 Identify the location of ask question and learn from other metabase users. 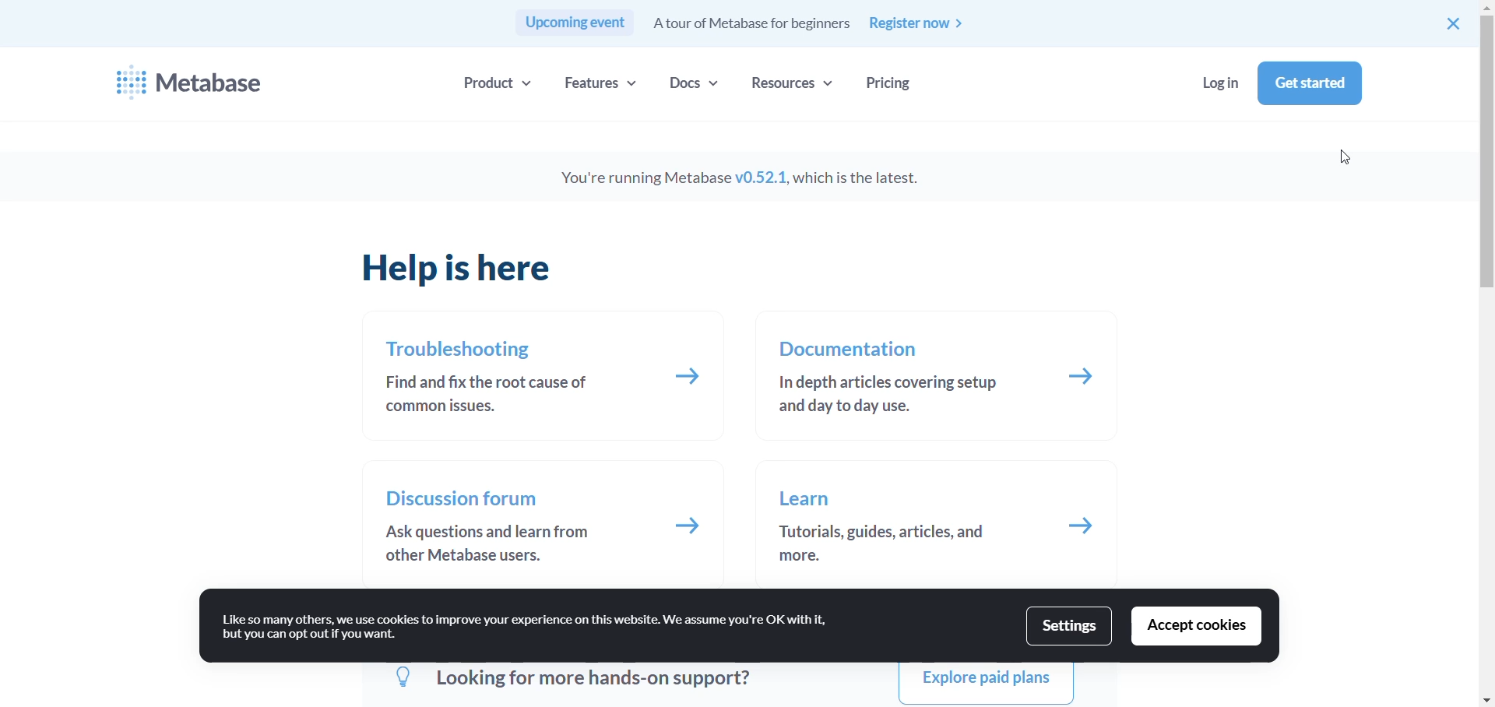
(479, 544).